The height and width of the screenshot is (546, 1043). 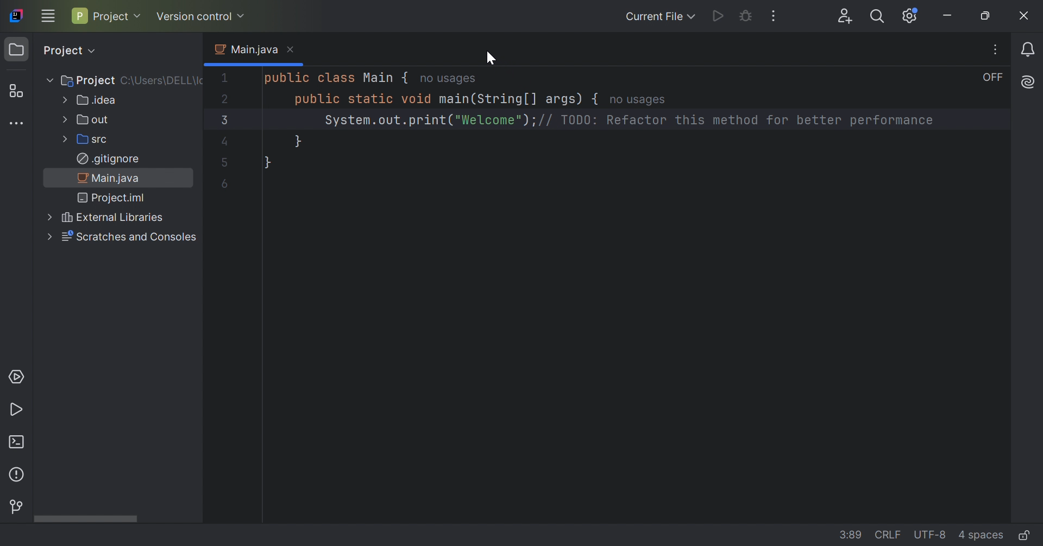 I want to click on System.out.print("Welcome");, so click(x=427, y=121).